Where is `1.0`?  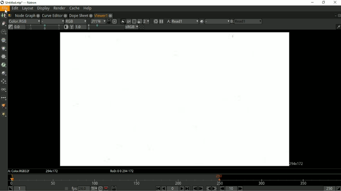
1.0 is located at coordinates (81, 27).